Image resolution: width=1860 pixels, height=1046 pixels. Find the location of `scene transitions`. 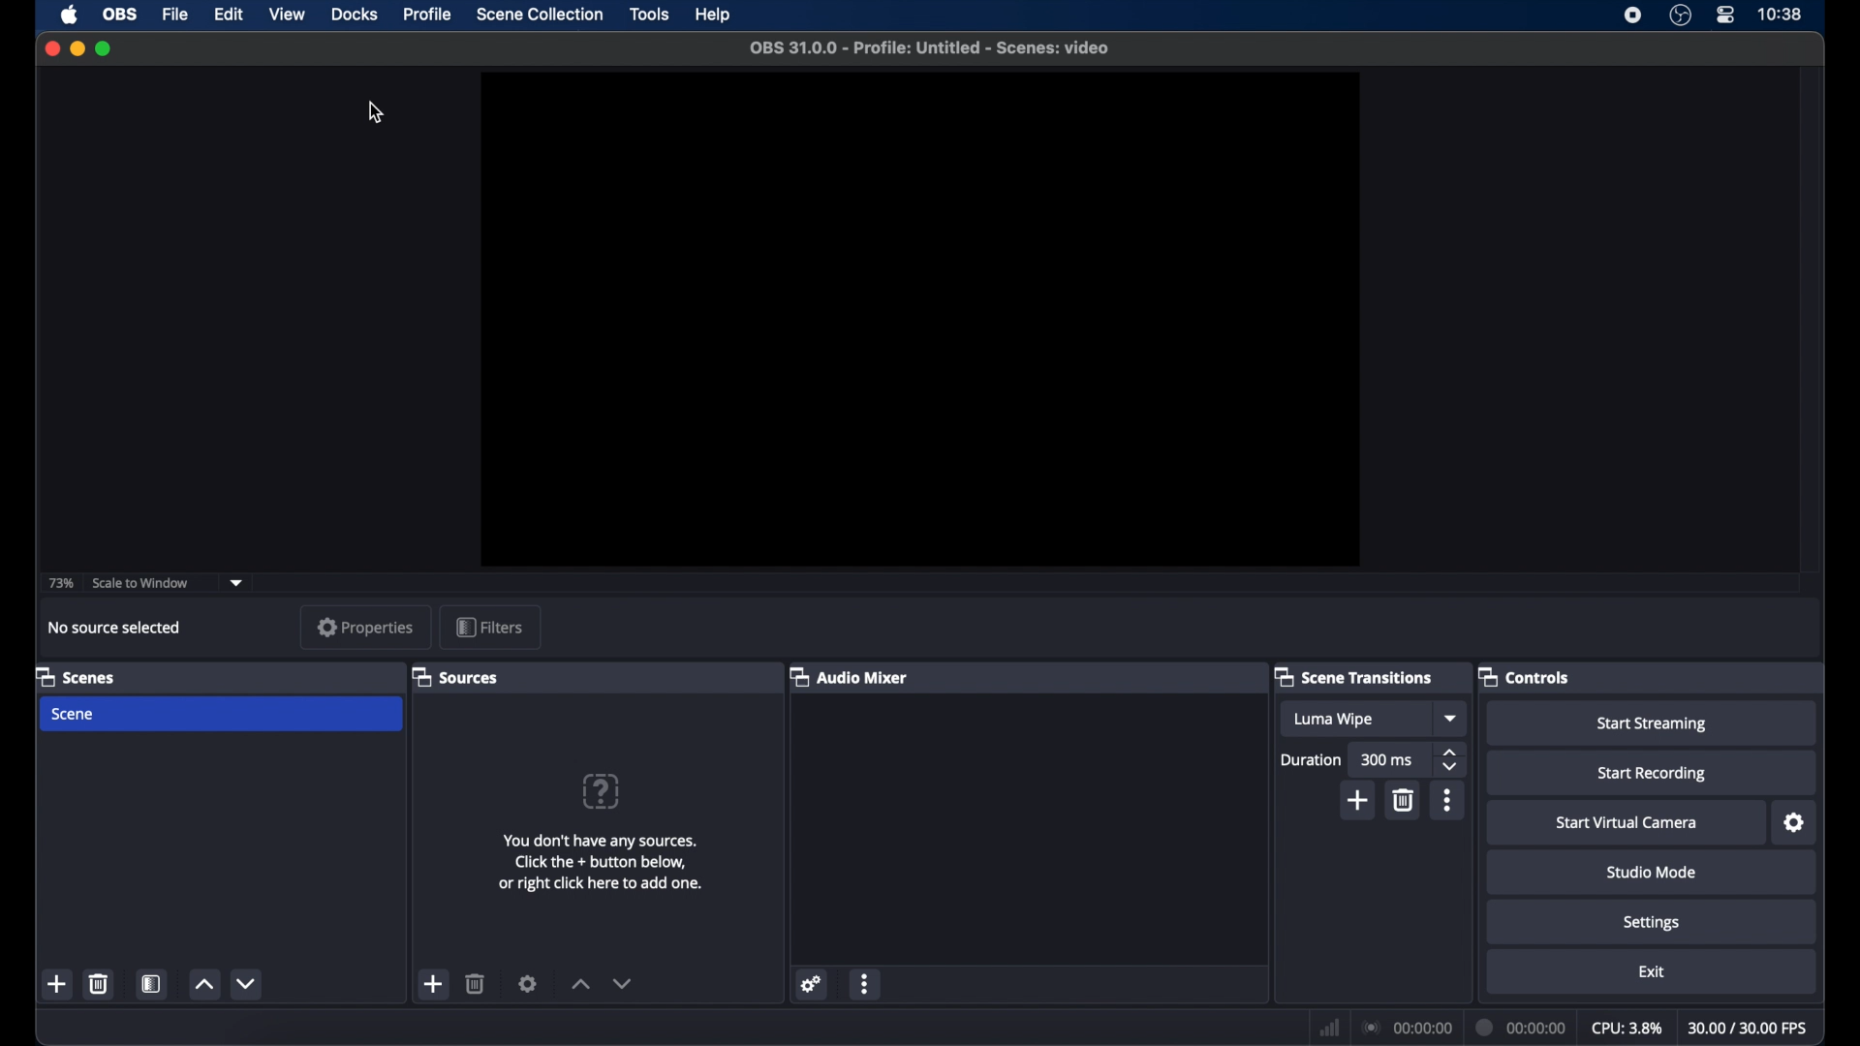

scene transitions is located at coordinates (1353, 678).